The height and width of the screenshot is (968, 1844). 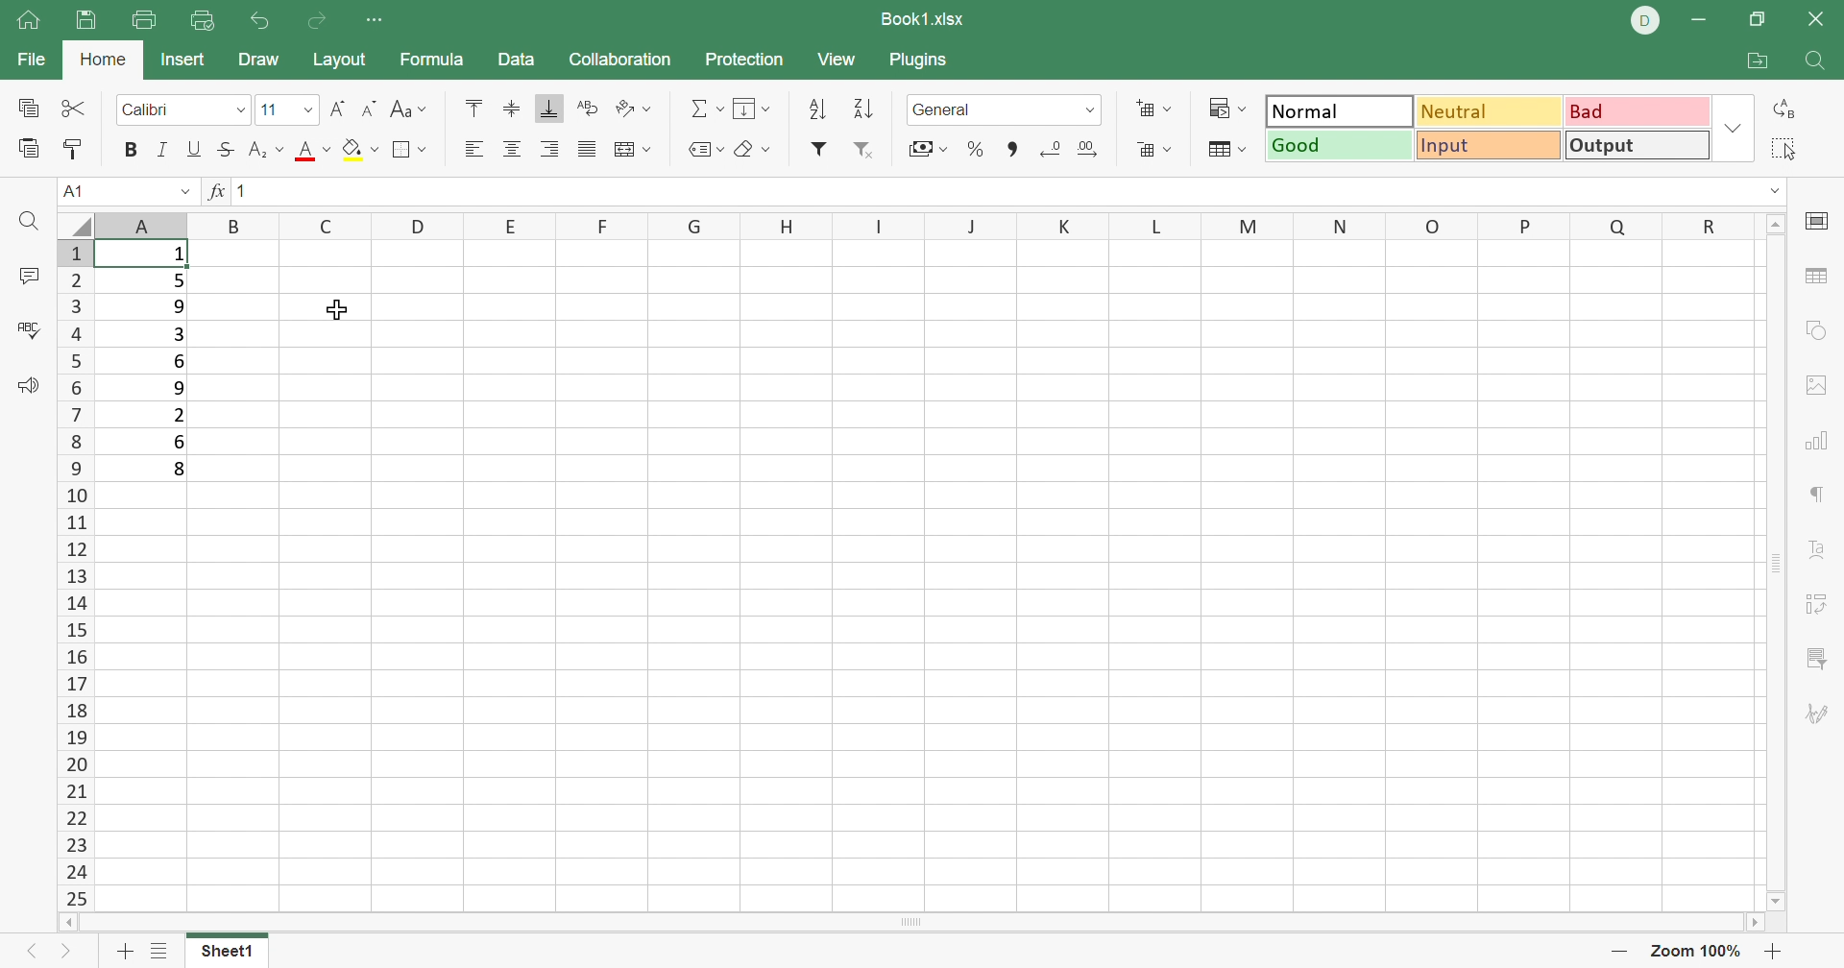 What do you see at coordinates (407, 149) in the screenshot?
I see `Borders` at bounding box center [407, 149].